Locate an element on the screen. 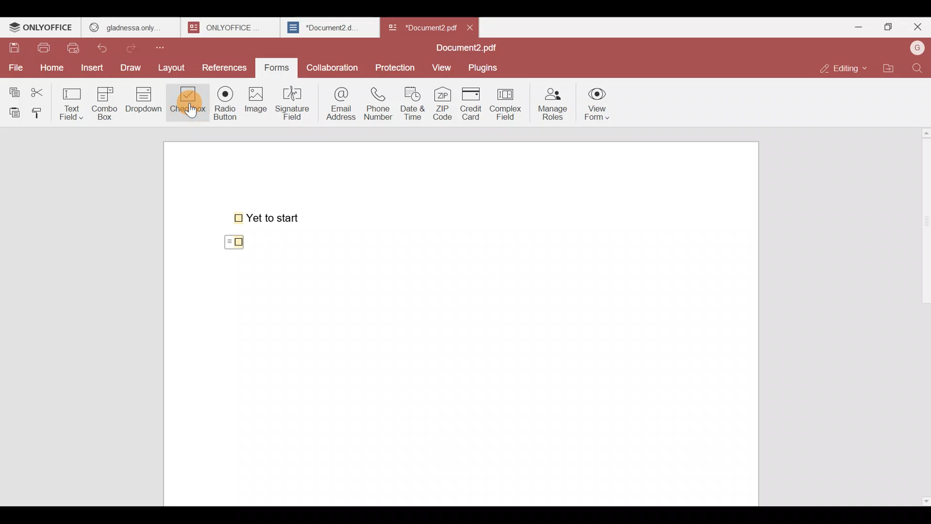 The height and width of the screenshot is (524, 931). Maximize is located at coordinates (886, 26).